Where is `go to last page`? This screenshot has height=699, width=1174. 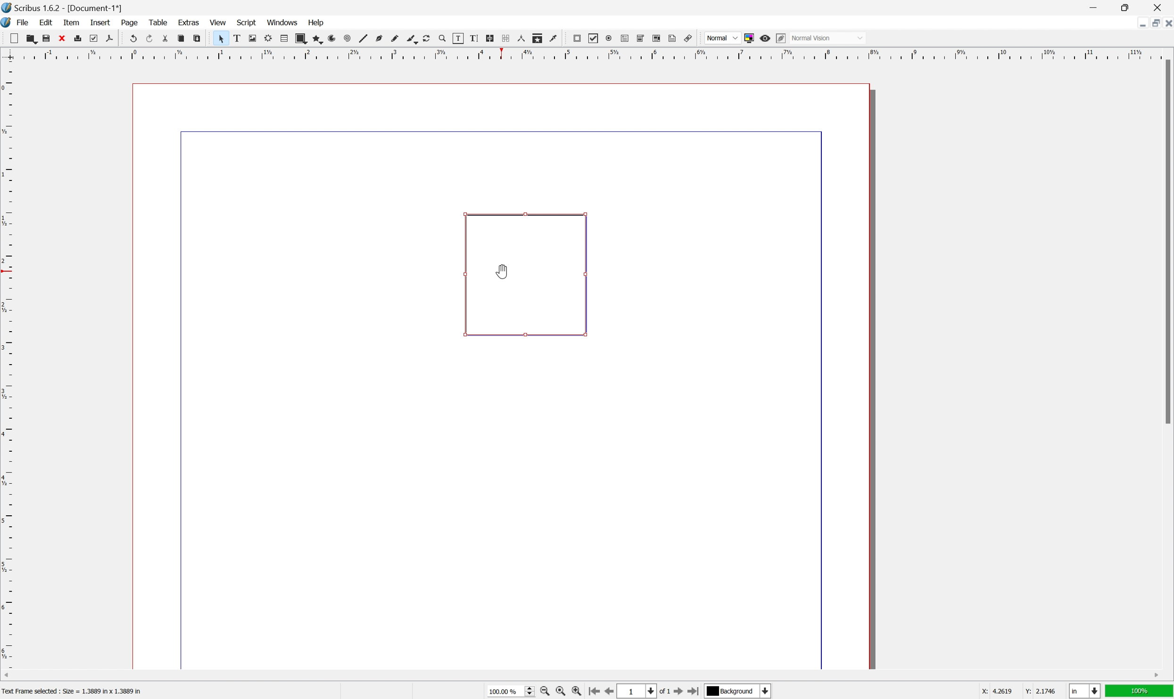 go to last page is located at coordinates (695, 691).